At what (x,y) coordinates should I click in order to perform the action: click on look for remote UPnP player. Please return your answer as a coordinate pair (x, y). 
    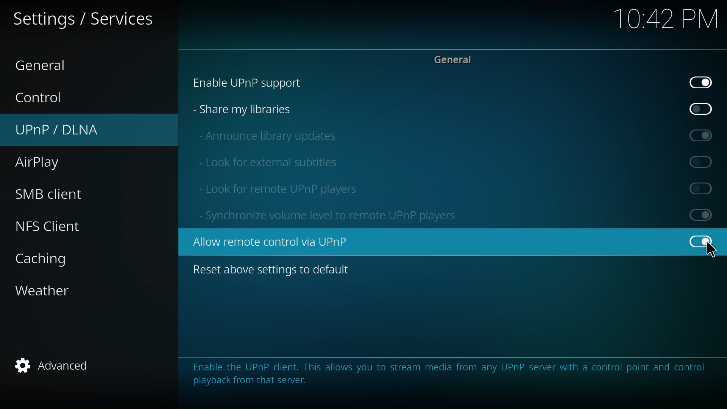
    Looking at the image, I should click on (455, 189).